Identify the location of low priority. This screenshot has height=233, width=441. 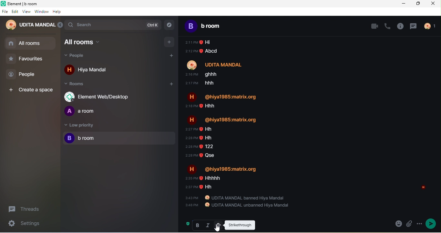
(80, 126).